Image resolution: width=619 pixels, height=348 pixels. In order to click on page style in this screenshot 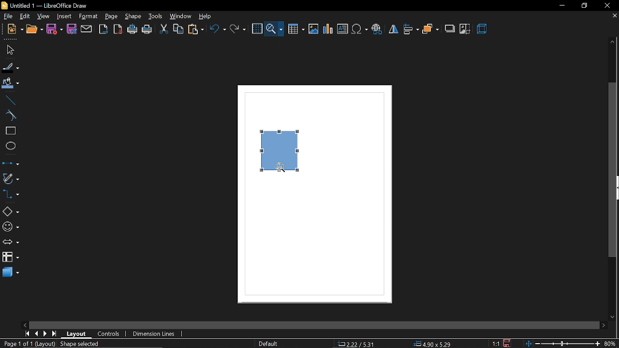, I will do `click(269, 344)`.